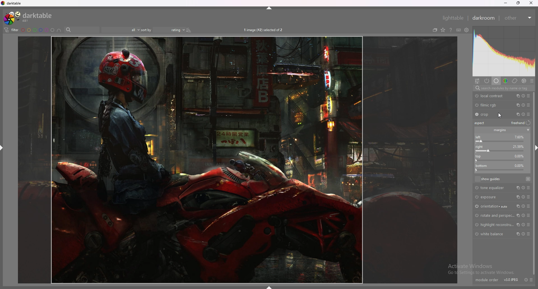  I want to click on search modules, so click(503, 88).